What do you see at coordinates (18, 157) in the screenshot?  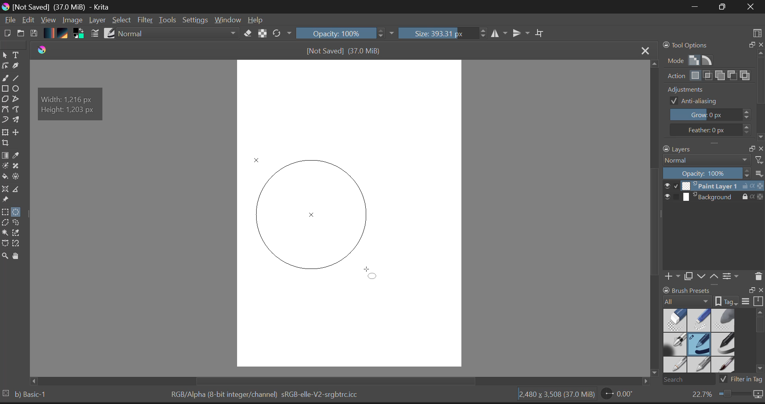 I see `Eyedropper` at bounding box center [18, 157].